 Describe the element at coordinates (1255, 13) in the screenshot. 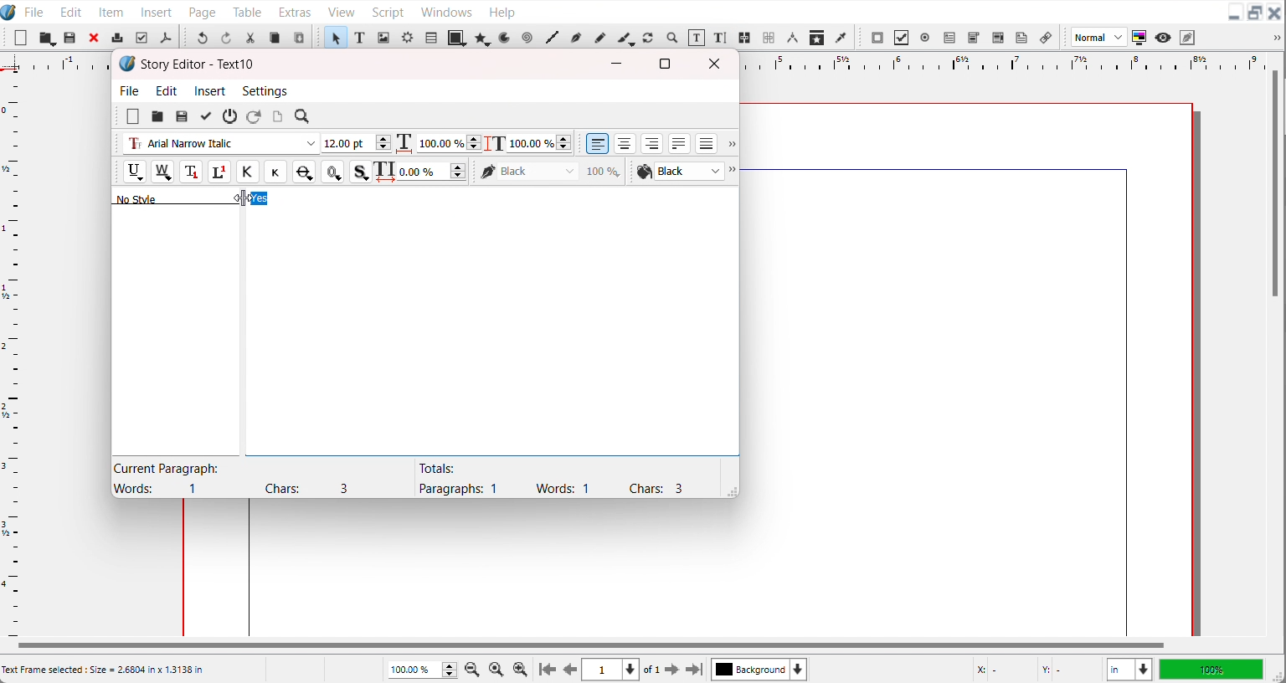

I see `Maximize` at that location.